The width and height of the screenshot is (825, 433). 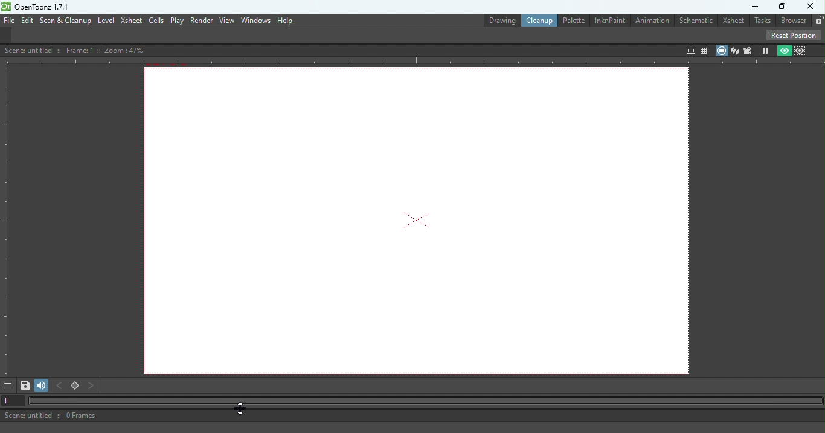 I want to click on Play, so click(x=177, y=21).